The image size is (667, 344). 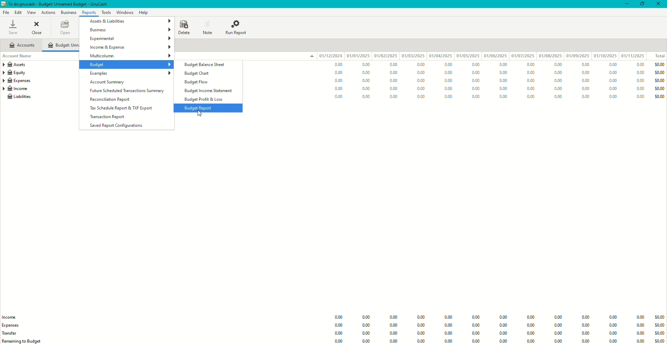 I want to click on 0.00, so click(x=528, y=73).